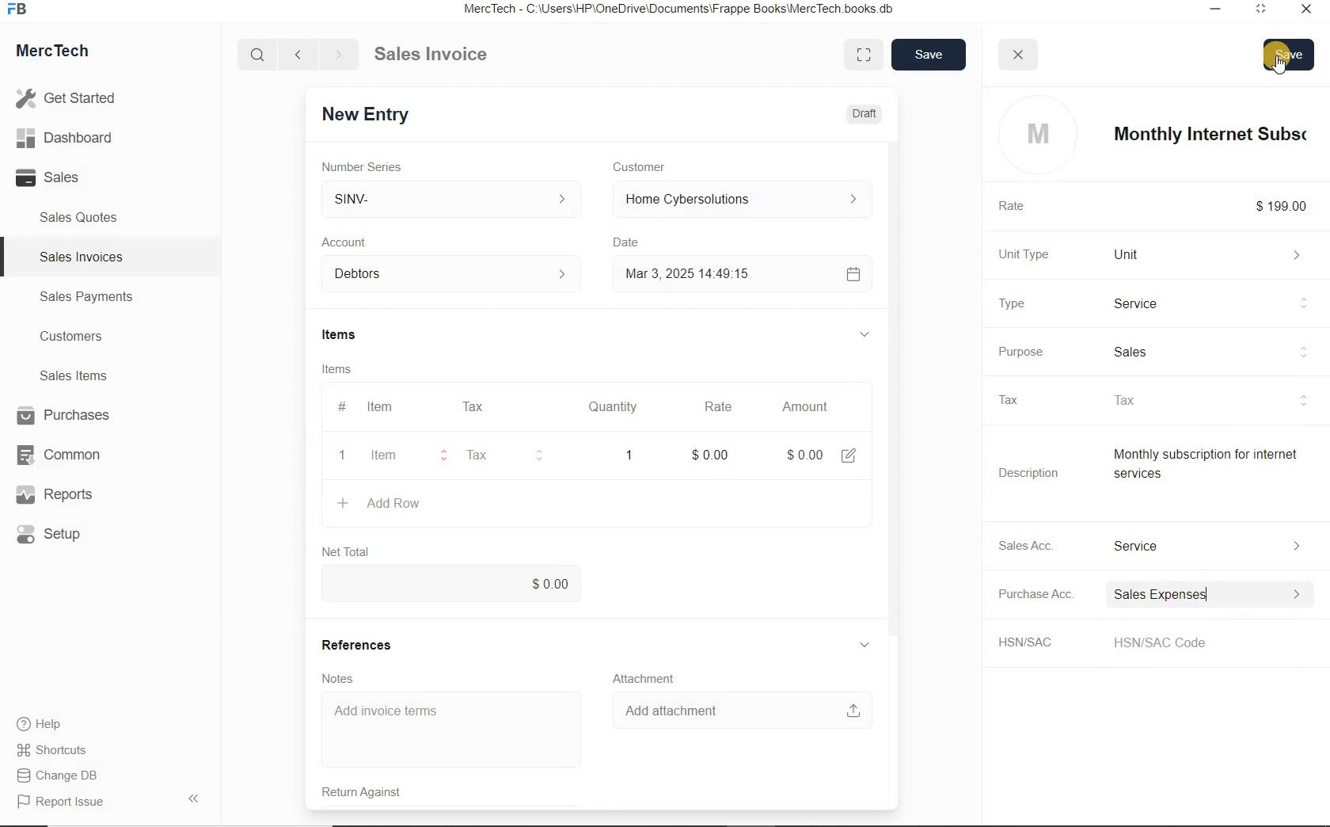  I want to click on Dashboard, so click(72, 139).